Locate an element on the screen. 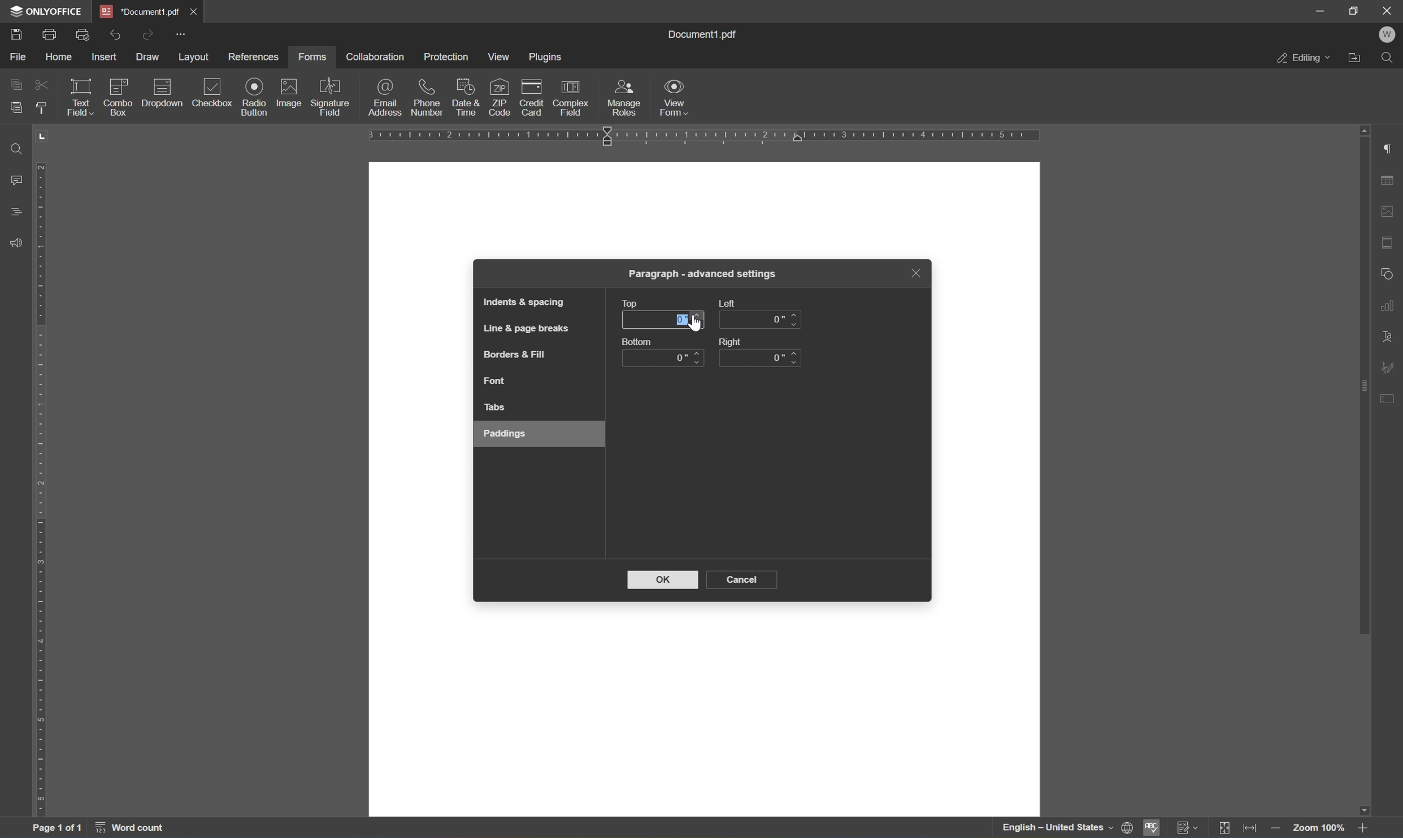 The height and width of the screenshot is (838, 1403). ONLYOFFICE is located at coordinates (51, 11).